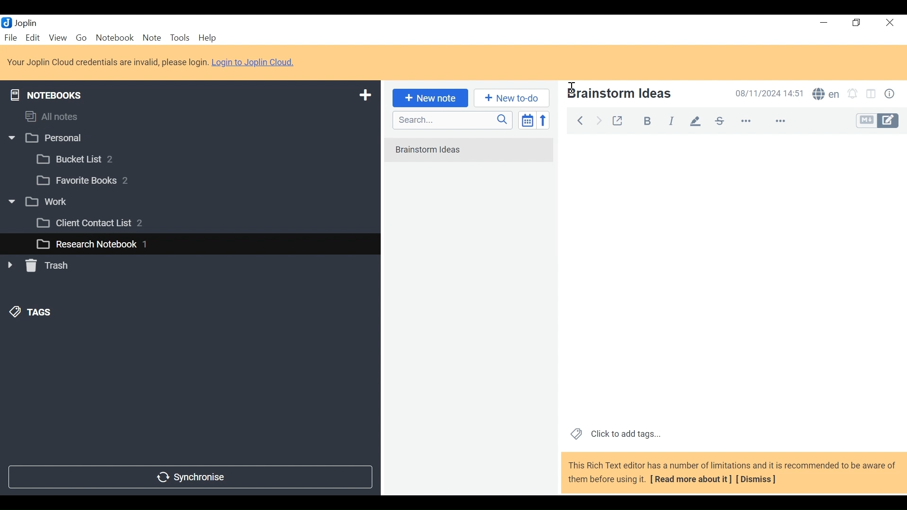 The width and height of the screenshot is (907, 510). Describe the element at coordinates (256, 62) in the screenshot. I see `Login to Joplin Cloud` at that location.